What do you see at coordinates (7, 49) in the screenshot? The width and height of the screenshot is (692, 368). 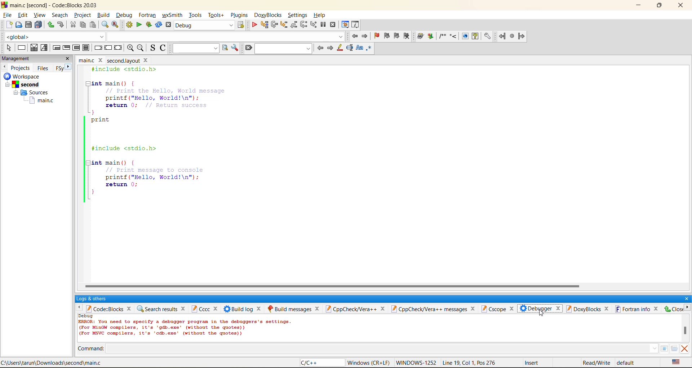 I see `select` at bounding box center [7, 49].